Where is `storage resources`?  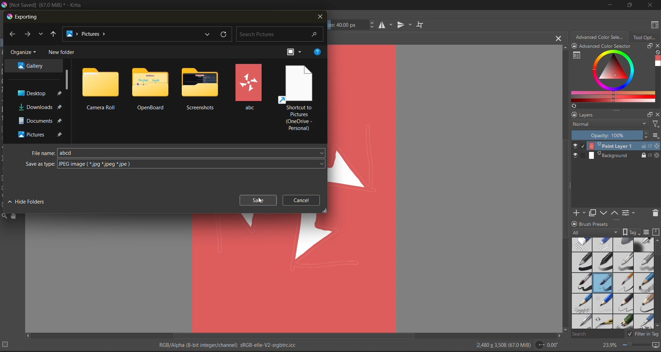 storage resources is located at coordinates (657, 232).